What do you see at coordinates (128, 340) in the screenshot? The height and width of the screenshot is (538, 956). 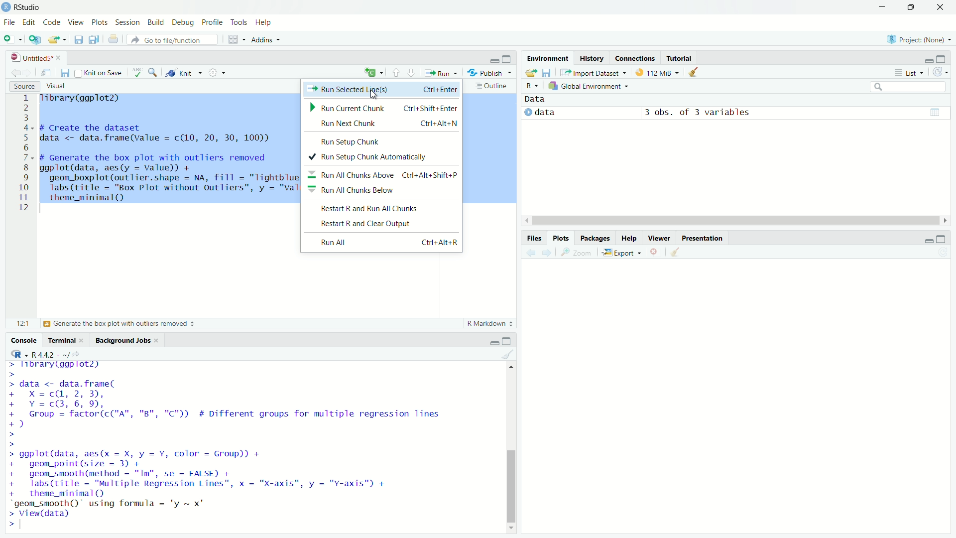 I see `Background Jobs` at bounding box center [128, 340].